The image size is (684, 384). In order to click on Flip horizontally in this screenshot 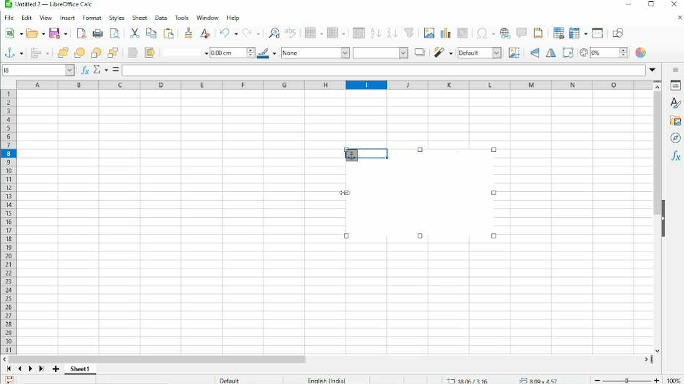, I will do `click(551, 54)`.